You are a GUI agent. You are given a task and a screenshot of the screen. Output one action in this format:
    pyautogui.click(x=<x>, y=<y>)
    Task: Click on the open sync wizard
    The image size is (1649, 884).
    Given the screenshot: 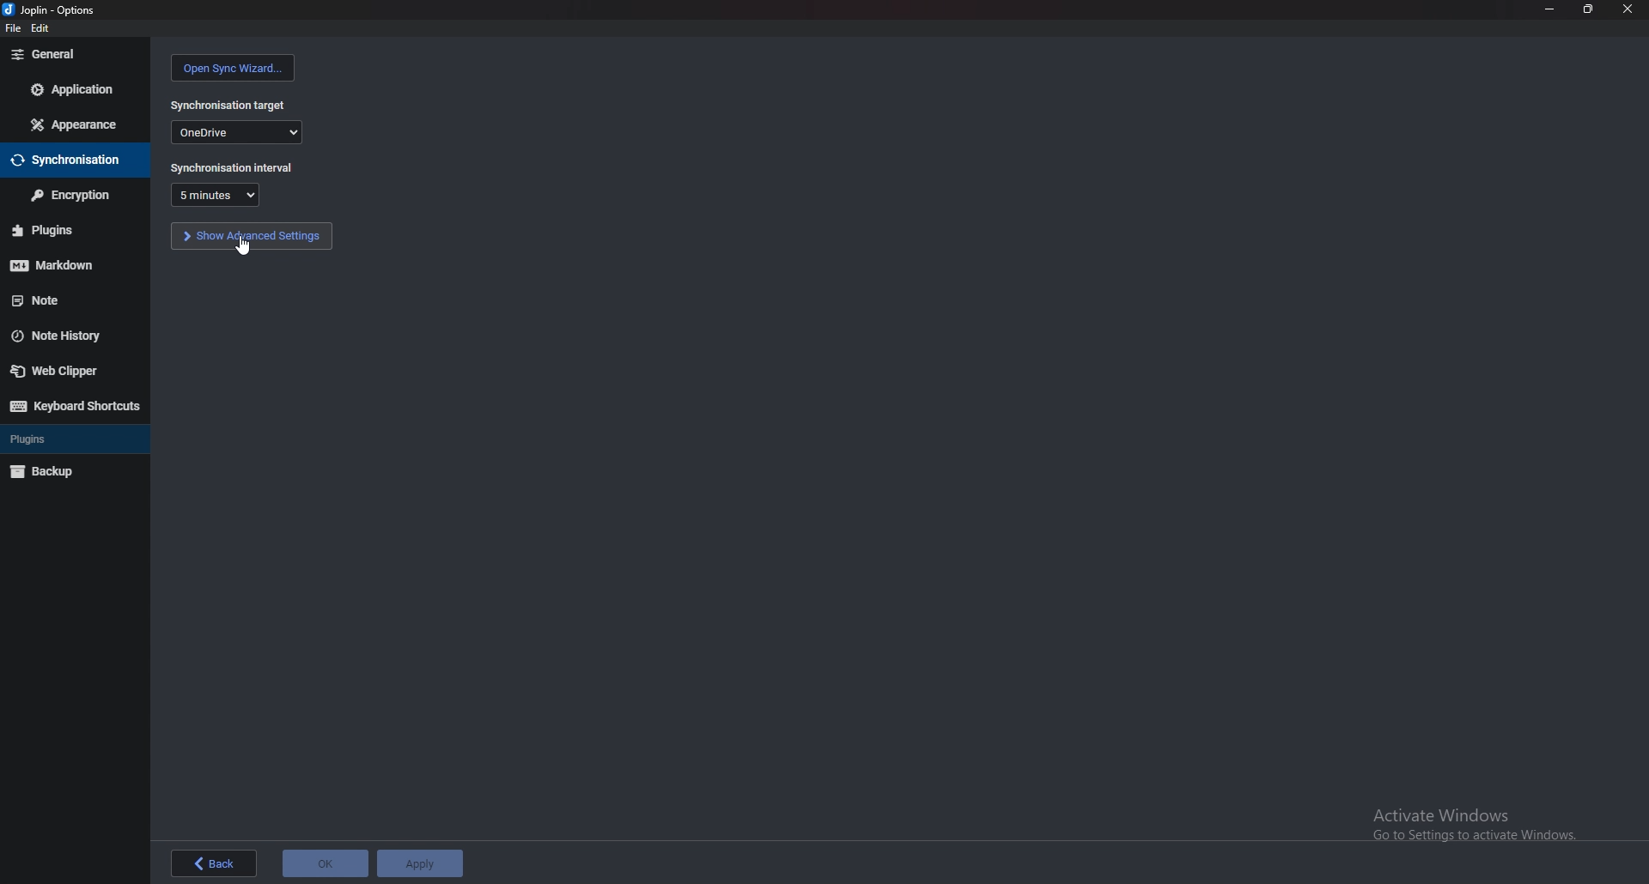 What is the action you would take?
    pyautogui.click(x=233, y=68)
    